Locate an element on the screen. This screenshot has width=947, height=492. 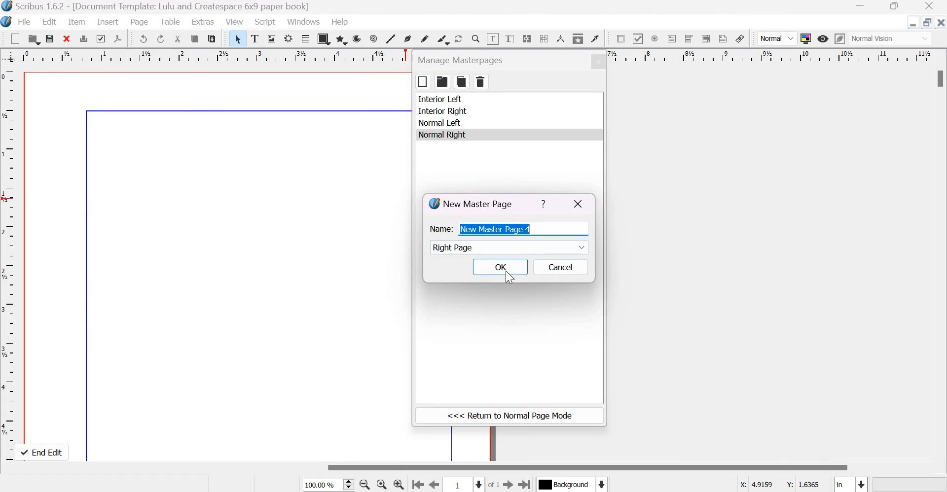
zoom in to 100% is located at coordinates (380, 484).